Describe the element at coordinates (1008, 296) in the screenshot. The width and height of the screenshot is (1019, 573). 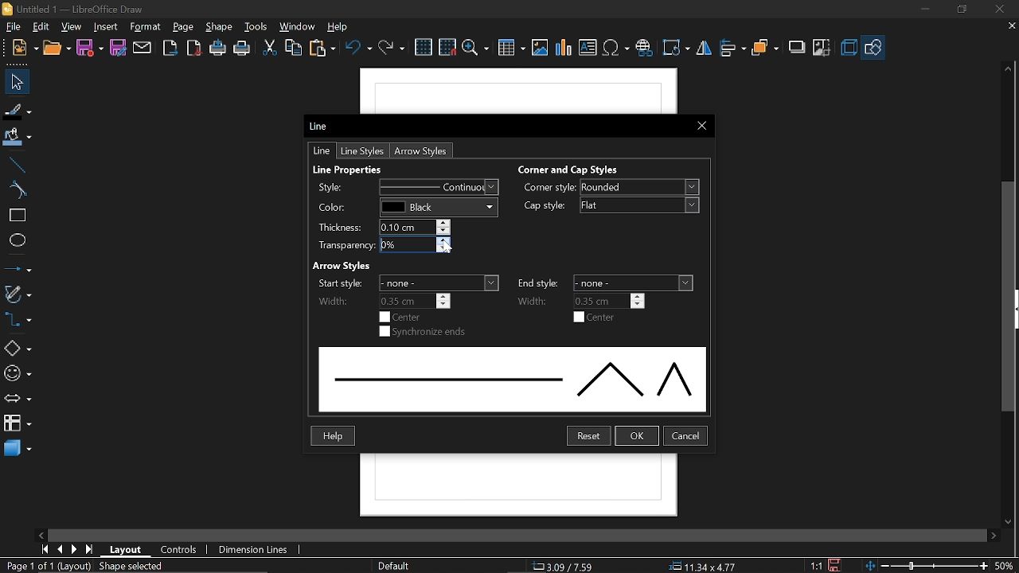
I see `vertical scrollbar` at that location.